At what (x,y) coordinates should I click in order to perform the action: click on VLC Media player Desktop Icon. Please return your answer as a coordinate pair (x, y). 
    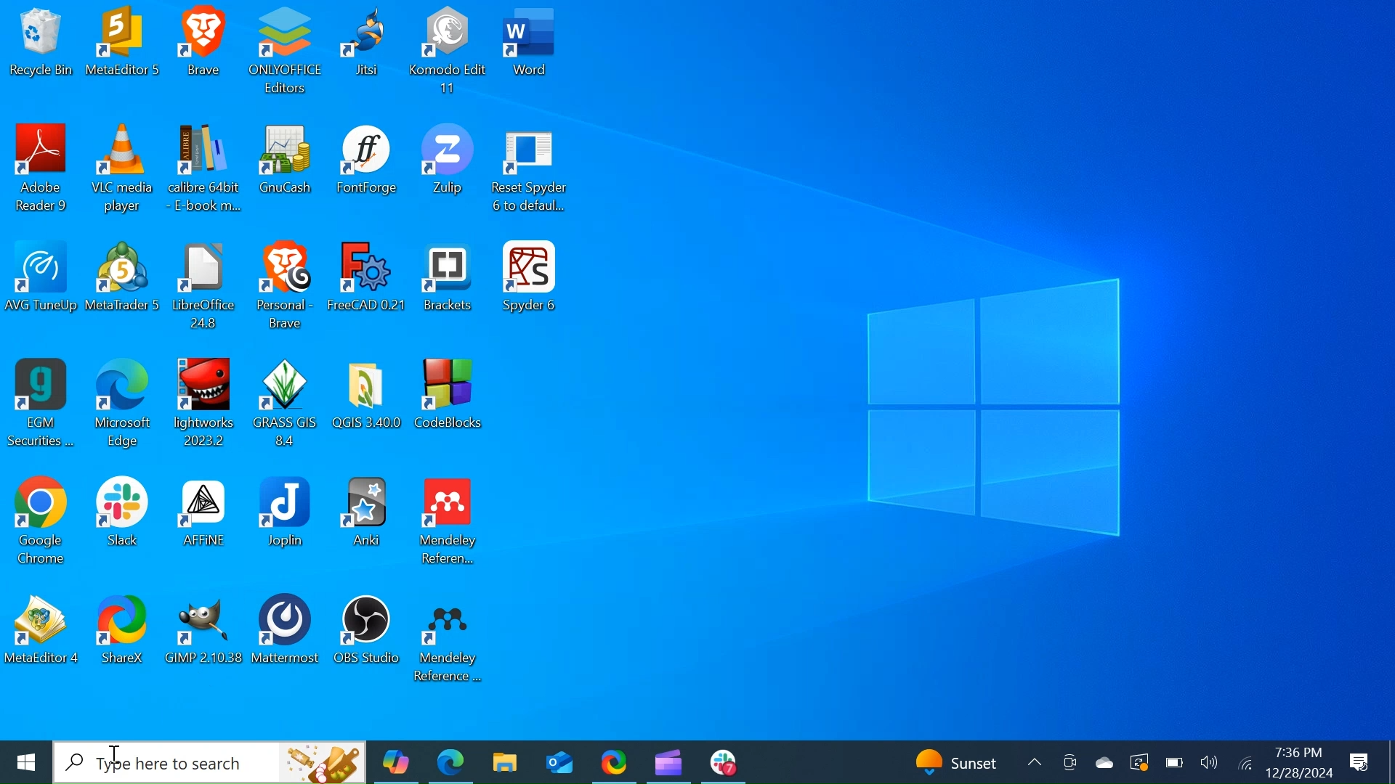
    Looking at the image, I should click on (118, 172).